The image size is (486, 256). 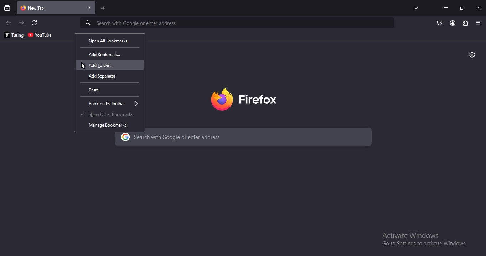 I want to click on new tab, so click(x=104, y=9).